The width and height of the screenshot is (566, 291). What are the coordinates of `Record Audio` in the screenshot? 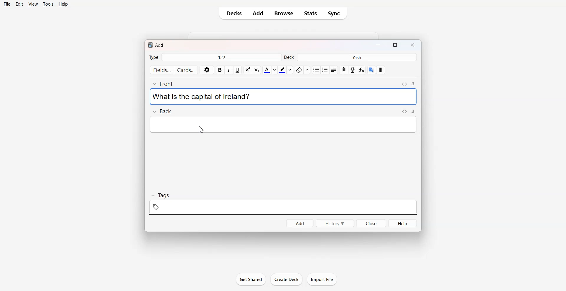 It's located at (353, 70).